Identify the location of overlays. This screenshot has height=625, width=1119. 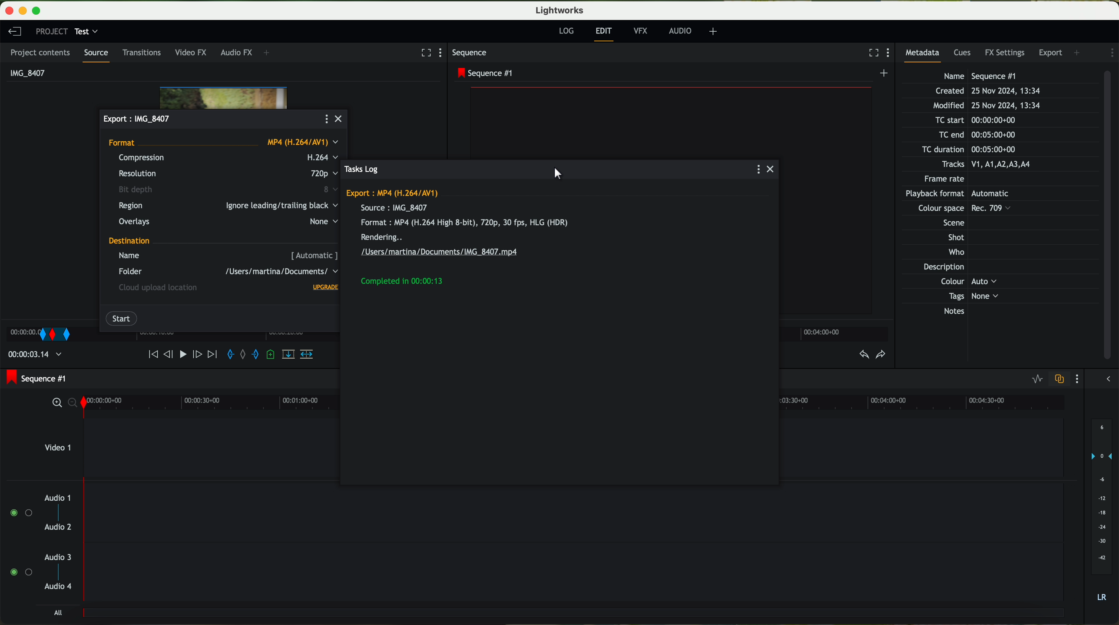
(227, 223).